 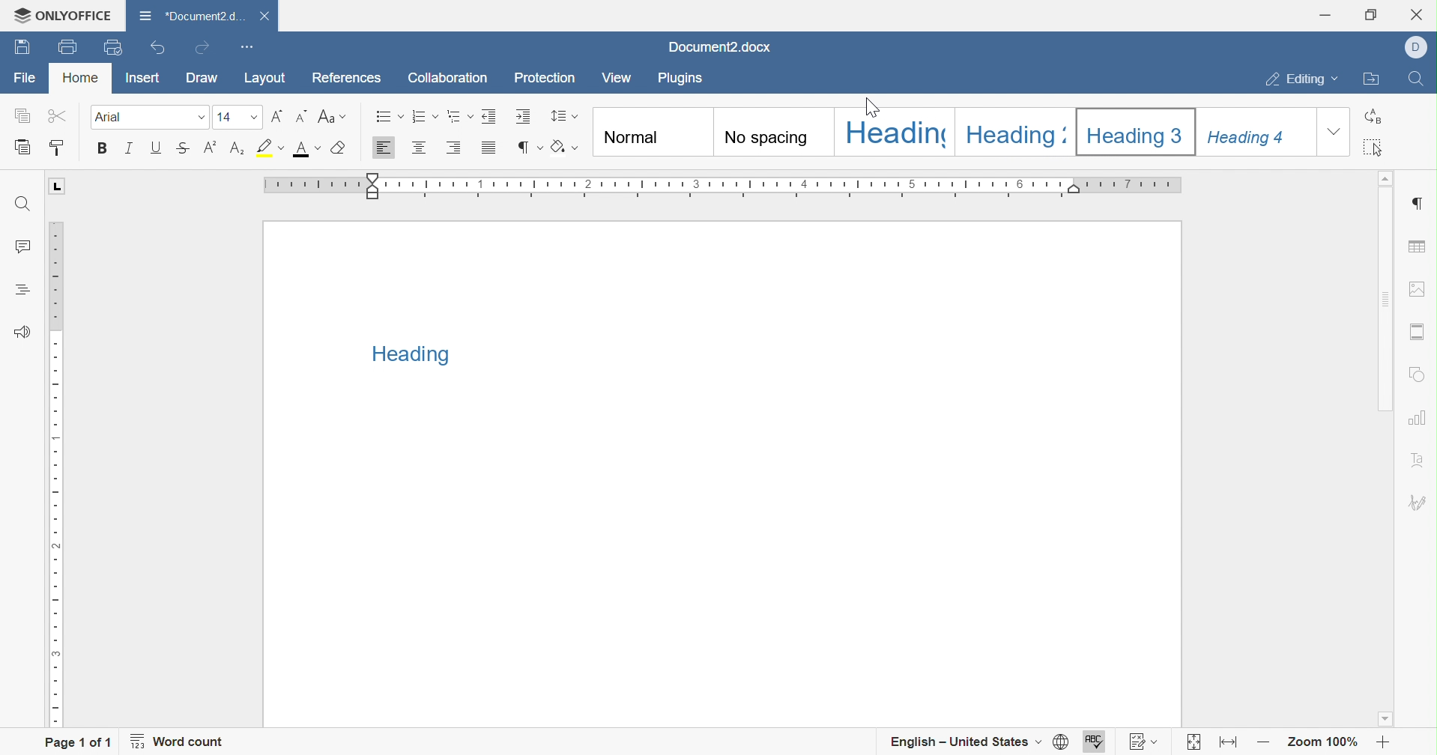 I want to click on Fit to width, so click(x=1226, y=742).